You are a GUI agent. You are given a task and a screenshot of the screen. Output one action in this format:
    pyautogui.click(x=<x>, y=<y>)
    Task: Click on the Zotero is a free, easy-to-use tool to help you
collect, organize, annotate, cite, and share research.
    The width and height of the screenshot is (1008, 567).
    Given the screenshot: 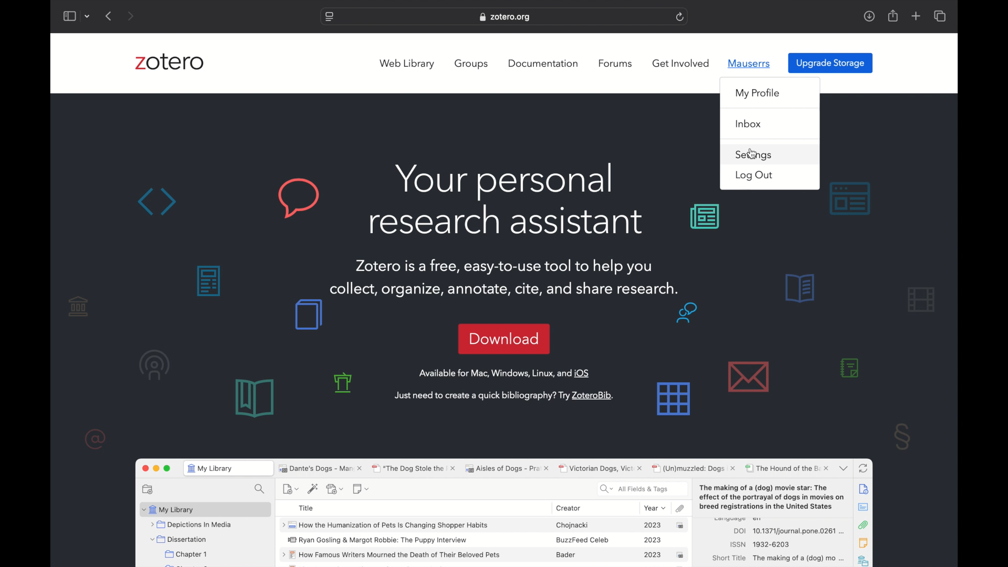 What is the action you would take?
    pyautogui.click(x=517, y=279)
    